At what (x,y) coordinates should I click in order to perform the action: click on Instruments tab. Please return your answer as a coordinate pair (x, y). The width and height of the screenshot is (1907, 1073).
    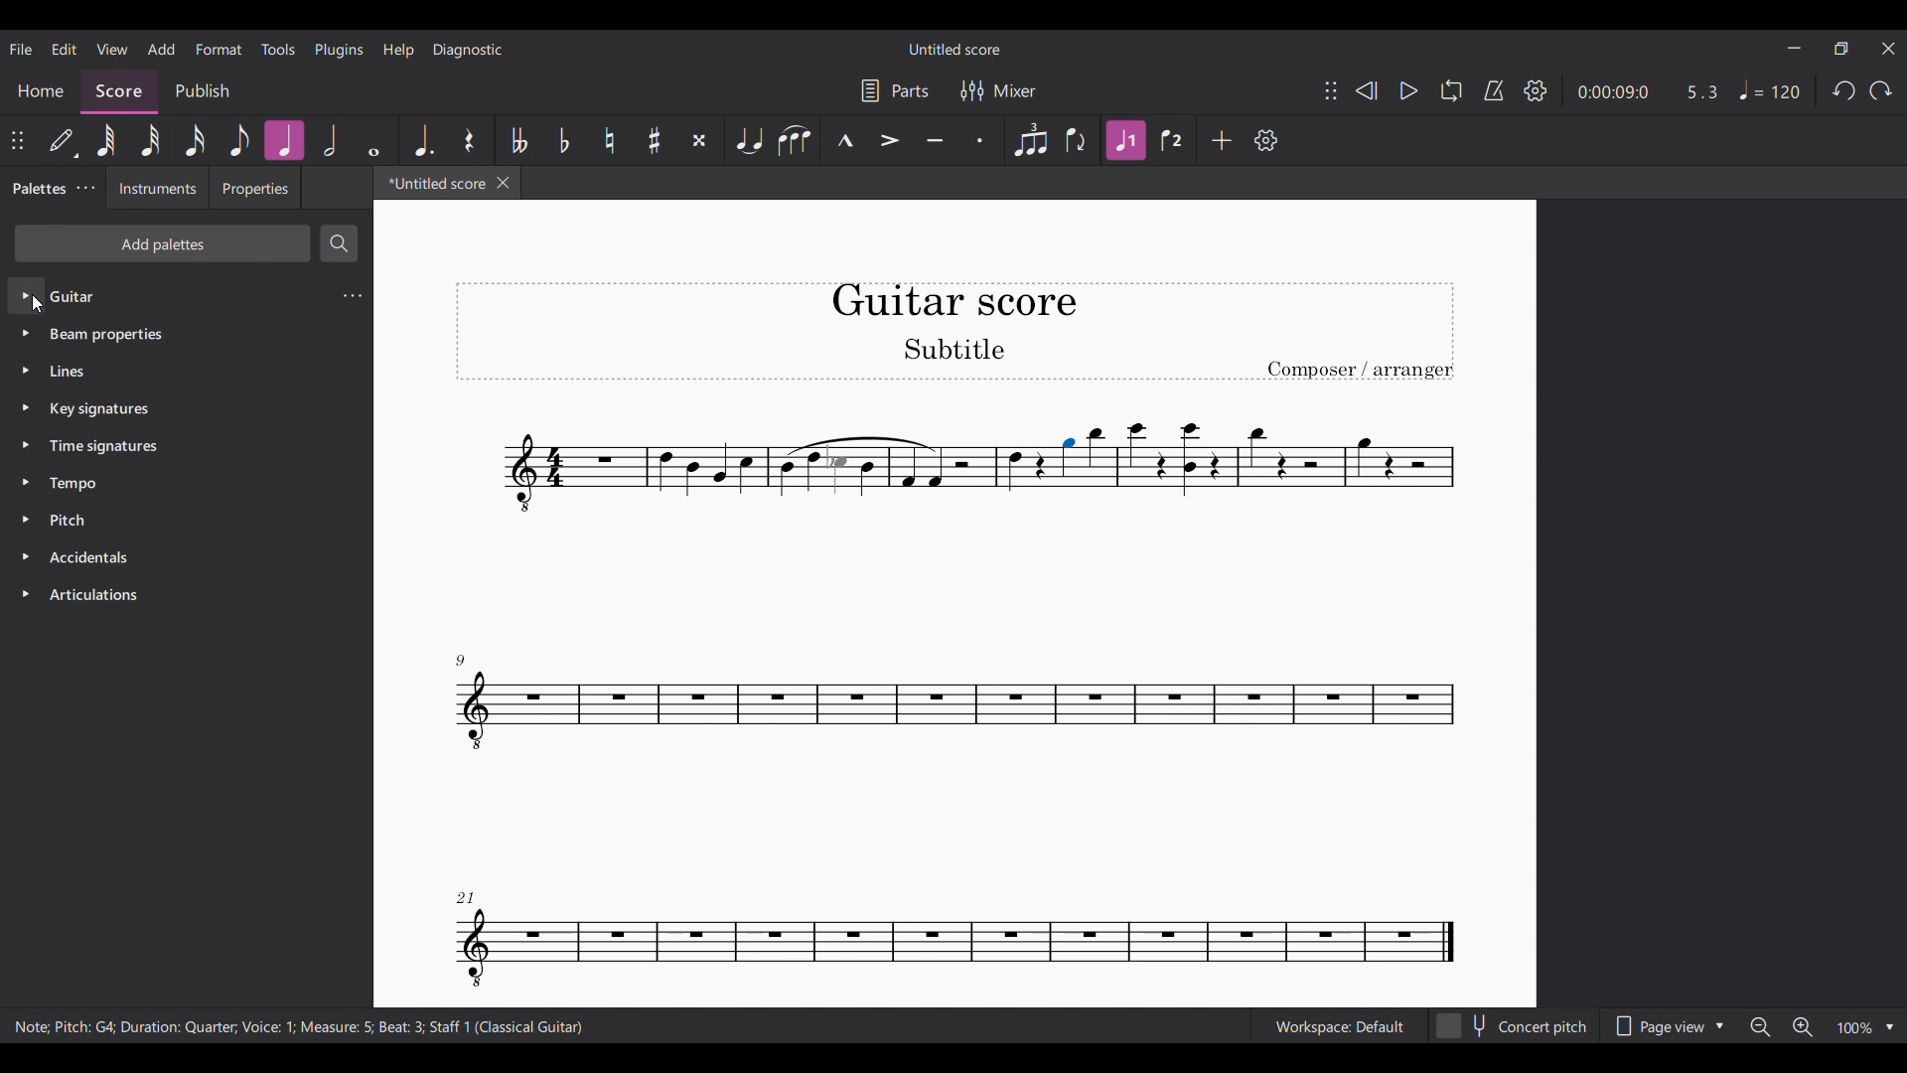
    Looking at the image, I should click on (157, 188).